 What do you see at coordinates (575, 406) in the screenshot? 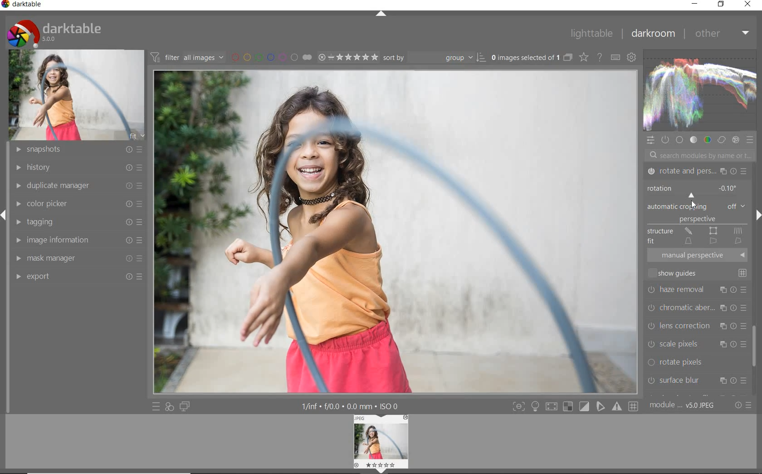
I see `toggle mode` at bounding box center [575, 406].